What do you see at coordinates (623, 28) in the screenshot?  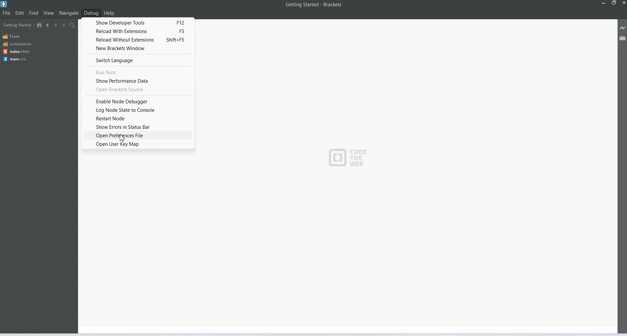 I see `Live Preview` at bounding box center [623, 28].